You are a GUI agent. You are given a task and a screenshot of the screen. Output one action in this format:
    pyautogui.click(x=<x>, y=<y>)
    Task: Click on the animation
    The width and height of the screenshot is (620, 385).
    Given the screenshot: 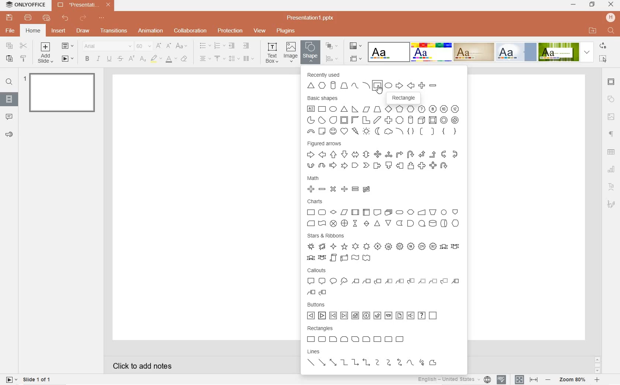 What is the action you would take?
    pyautogui.click(x=151, y=31)
    